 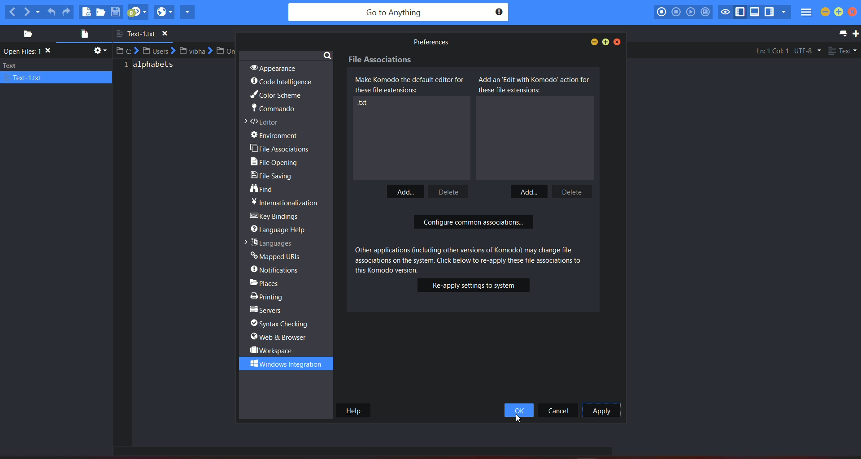 I want to click on key bridges, so click(x=276, y=217).